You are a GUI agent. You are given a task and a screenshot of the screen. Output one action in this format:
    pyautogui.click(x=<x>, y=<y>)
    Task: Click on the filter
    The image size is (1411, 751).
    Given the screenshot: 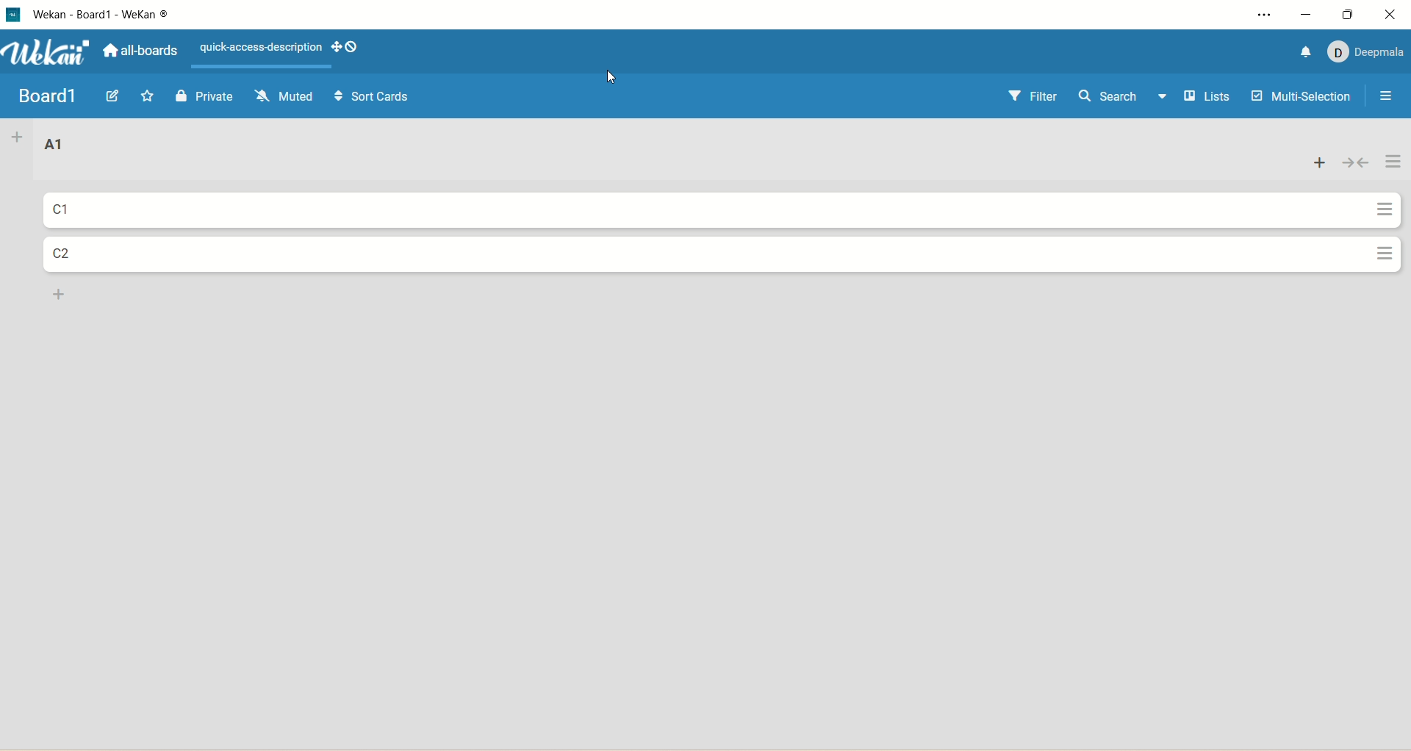 What is the action you would take?
    pyautogui.click(x=1031, y=98)
    